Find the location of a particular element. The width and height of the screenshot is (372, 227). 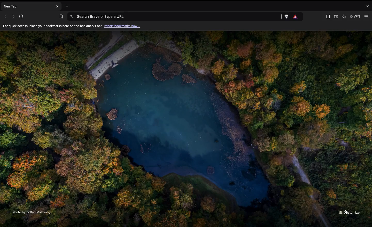

Refresh page is located at coordinates (23, 17).